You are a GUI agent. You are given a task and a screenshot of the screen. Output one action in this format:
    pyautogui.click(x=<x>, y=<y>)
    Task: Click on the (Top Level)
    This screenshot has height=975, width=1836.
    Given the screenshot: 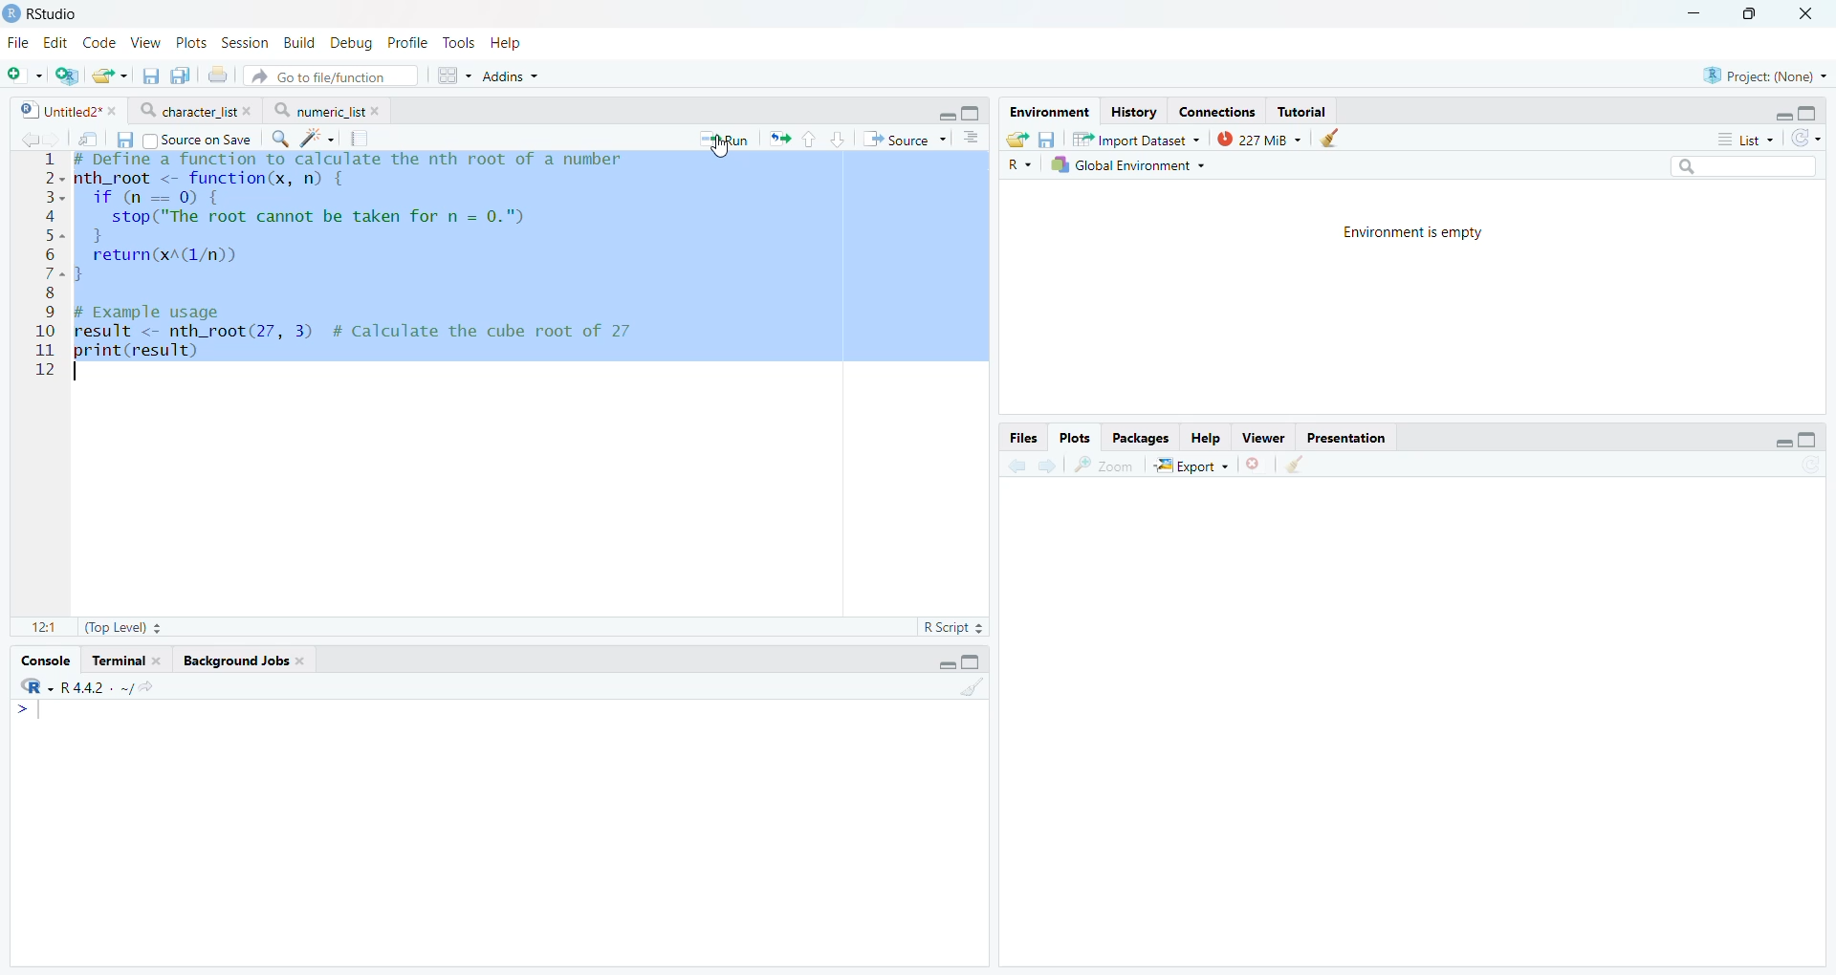 What is the action you would take?
    pyautogui.click(x=121, y=627)
    